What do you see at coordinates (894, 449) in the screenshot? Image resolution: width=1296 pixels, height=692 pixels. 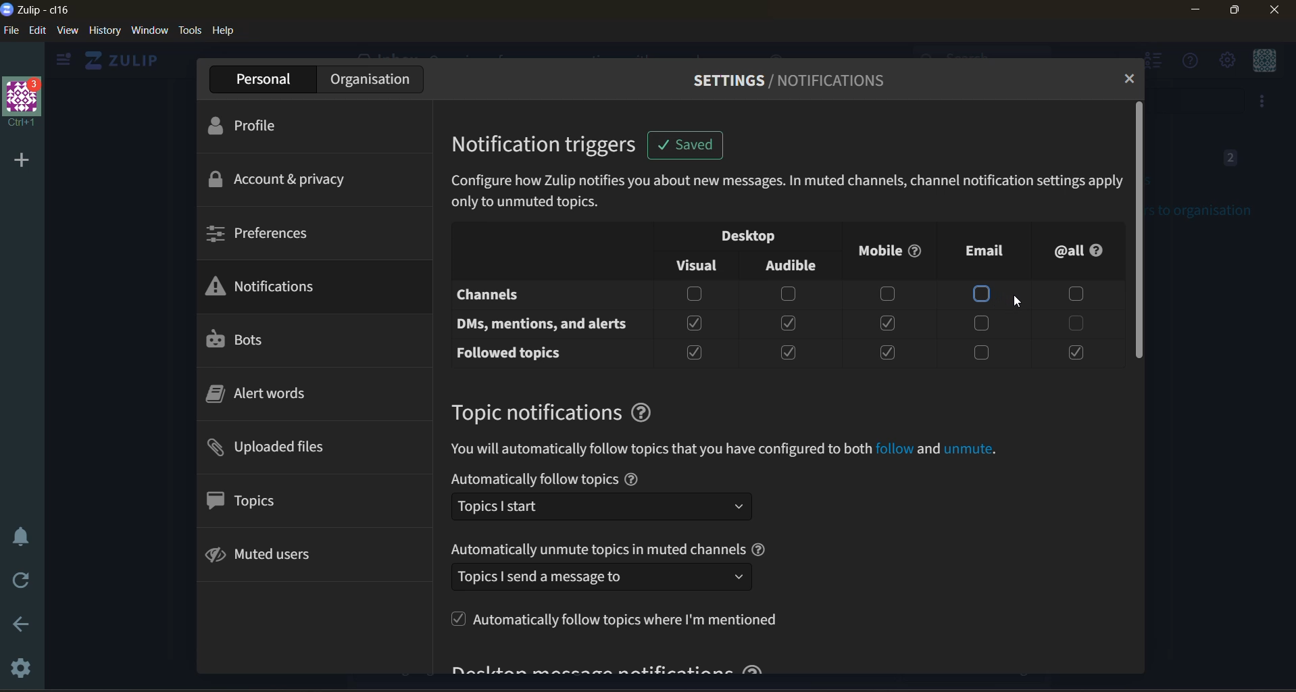 I see `` at bounding box center [894, 449].